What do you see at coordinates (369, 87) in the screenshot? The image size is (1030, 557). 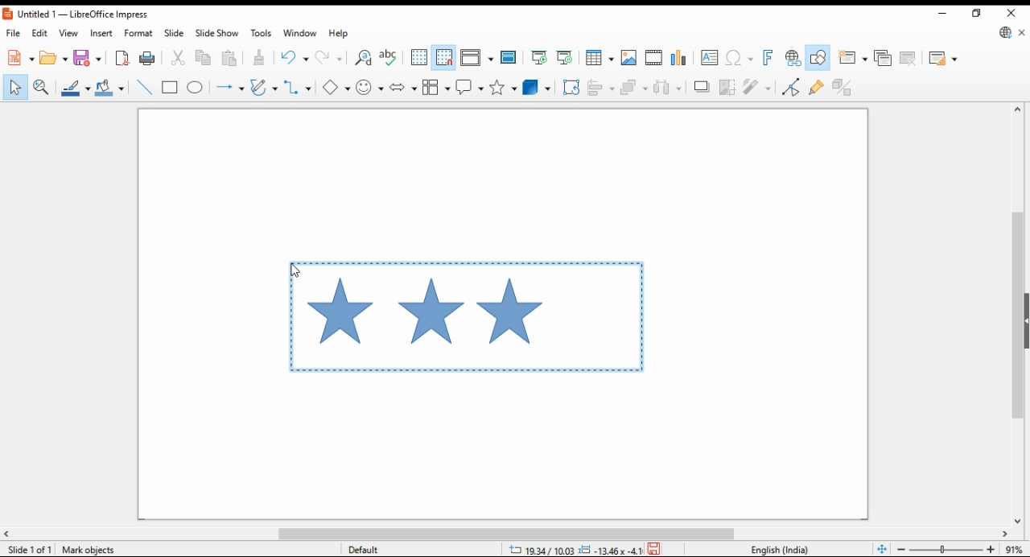 I see `symbol shapes` at bounding box center [369, 87].